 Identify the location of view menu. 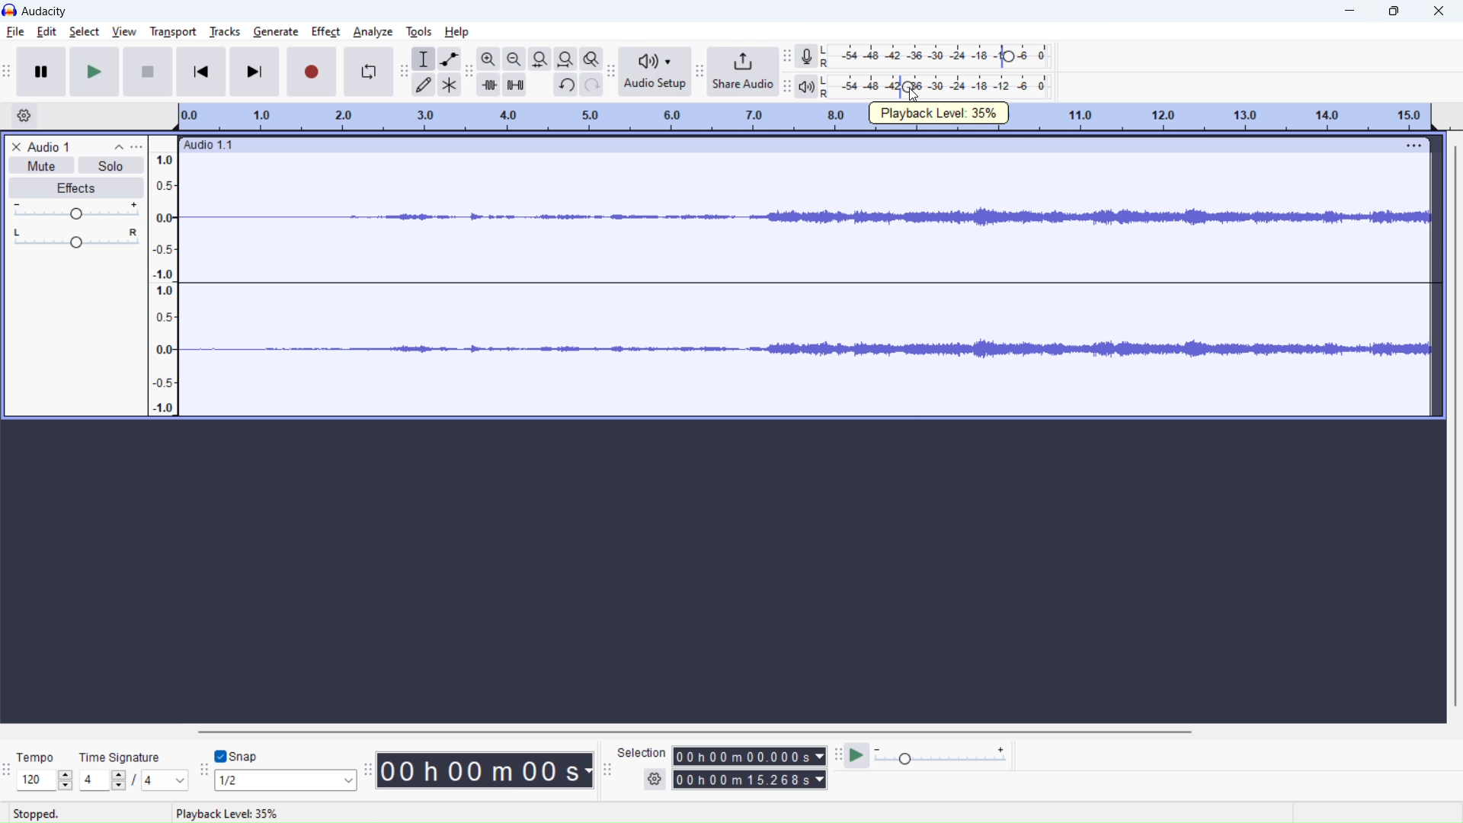
(137, 146).